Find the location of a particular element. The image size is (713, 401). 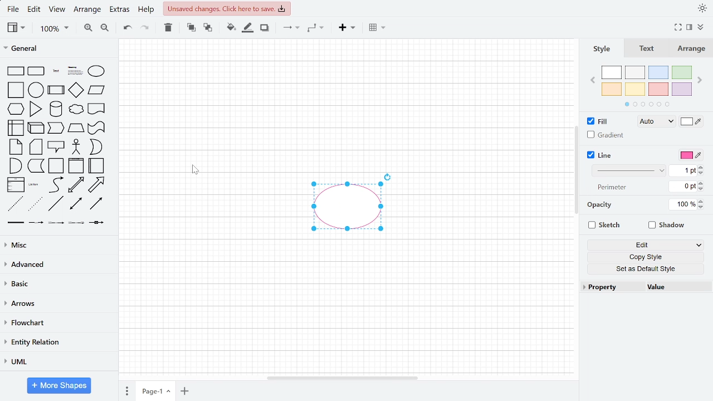

shadow is located at coordinates (265, 28).